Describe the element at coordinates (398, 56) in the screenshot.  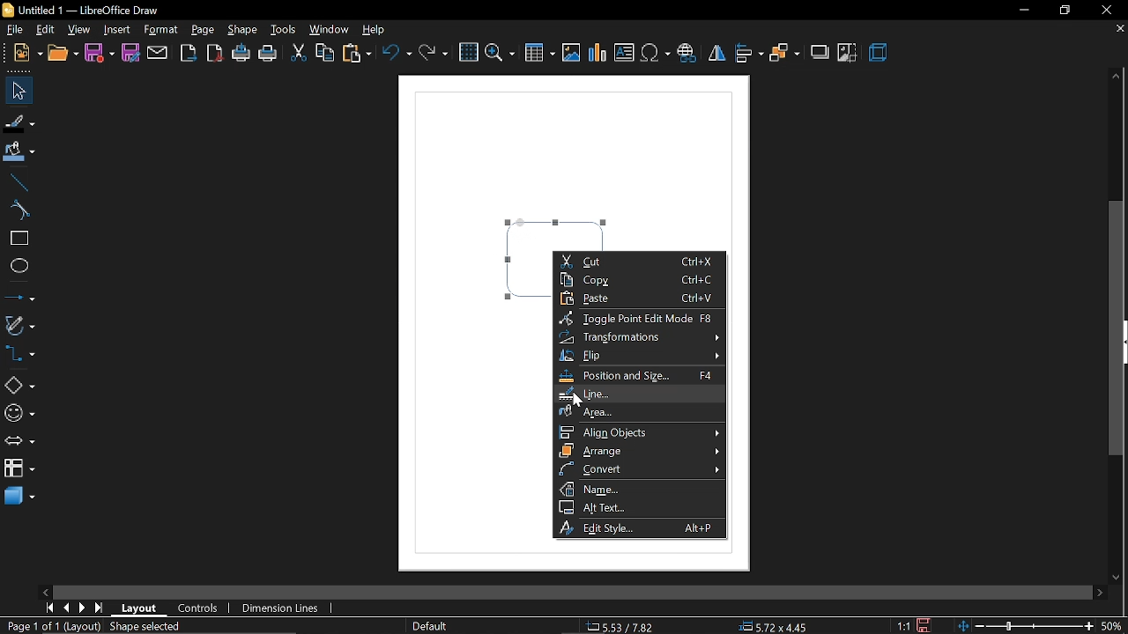
I see `undo` at that location.